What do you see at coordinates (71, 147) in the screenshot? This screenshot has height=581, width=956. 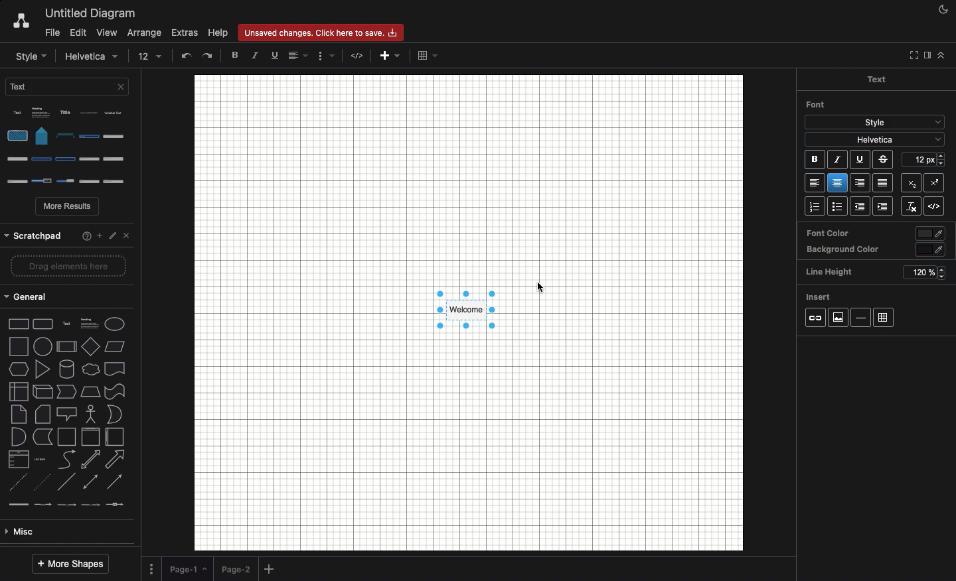 I see `Options` at bounding box center [71, 147].